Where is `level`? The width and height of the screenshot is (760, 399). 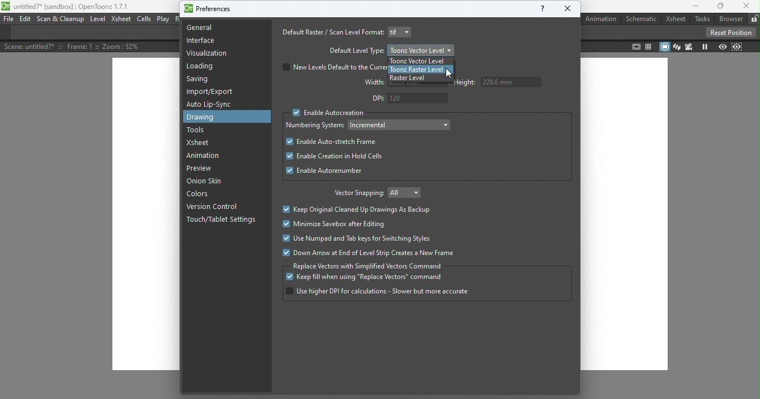
level is located at coordinates (99, 19).